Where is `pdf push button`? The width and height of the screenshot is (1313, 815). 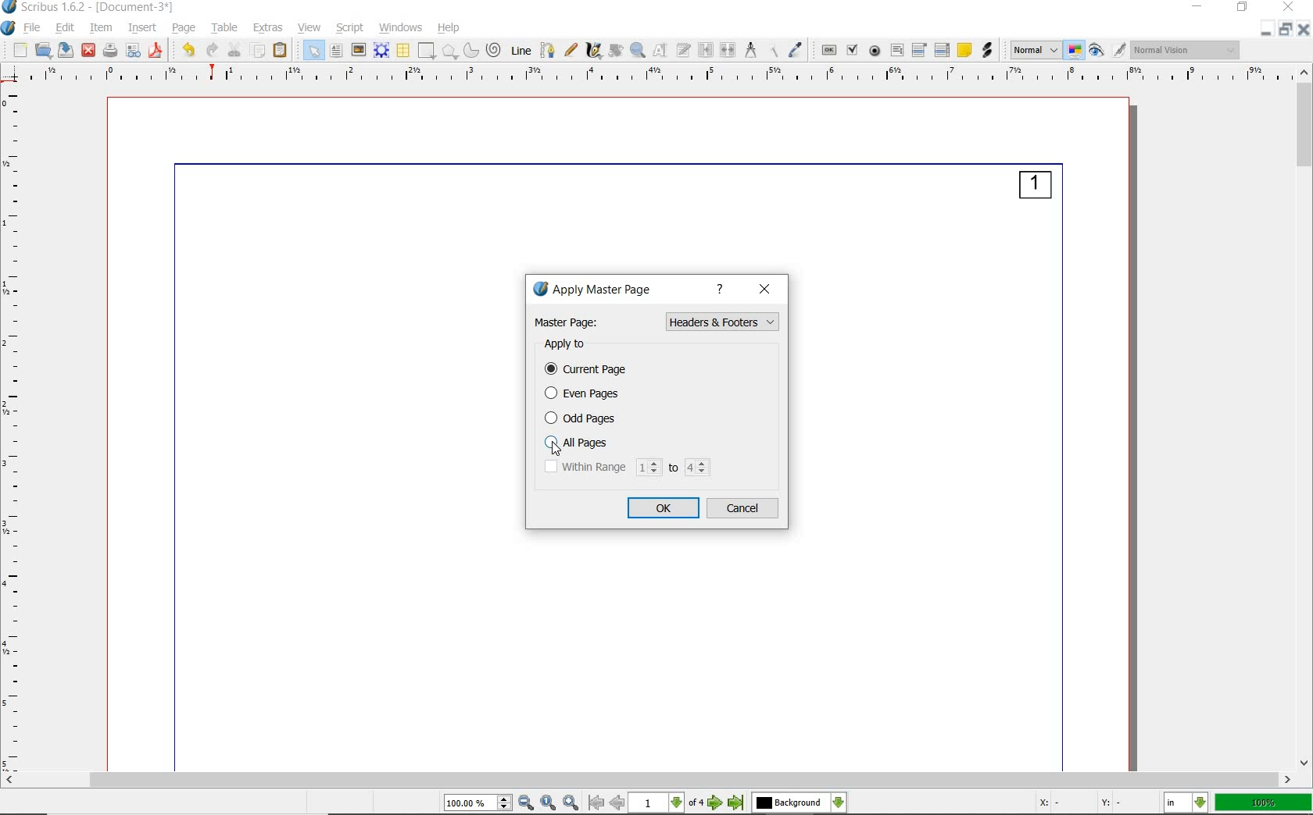
pdf push button is located at coordinates (828, 49).